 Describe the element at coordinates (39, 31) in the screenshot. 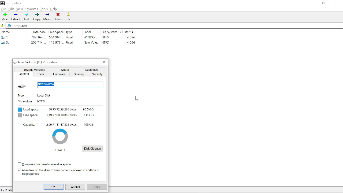

I see `total size` at that location.